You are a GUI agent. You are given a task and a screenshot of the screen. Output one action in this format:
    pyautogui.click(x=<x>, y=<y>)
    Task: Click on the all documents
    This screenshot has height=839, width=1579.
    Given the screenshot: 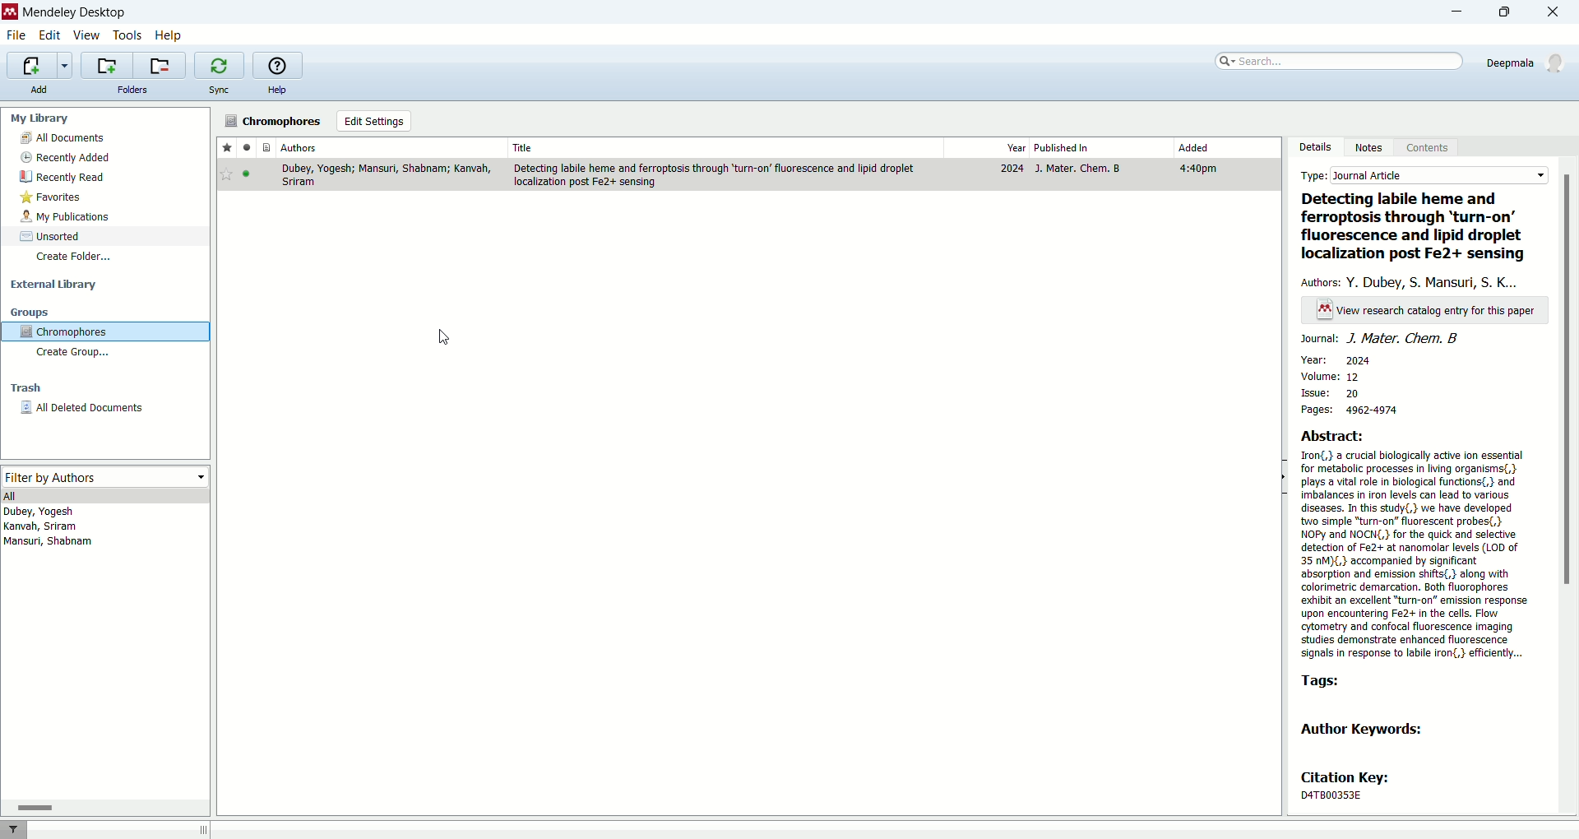 What is the action you would take?
    pyautogui.click(x=105, y=138)
    